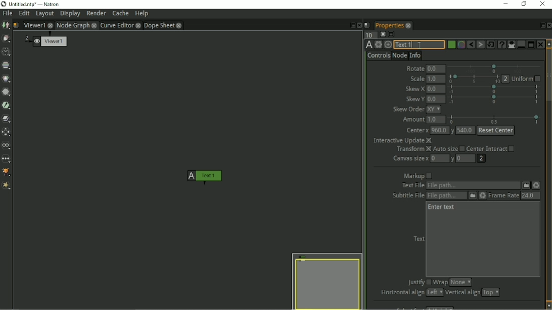  What do you see at coordinates (327, 281) in the screenshot?
I see `Preview` at bounding box center [327, 281].